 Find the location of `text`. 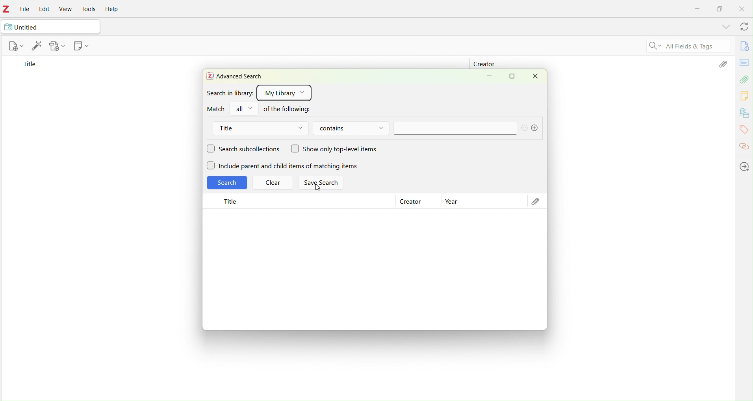

text is located at coordinates (453, 129).